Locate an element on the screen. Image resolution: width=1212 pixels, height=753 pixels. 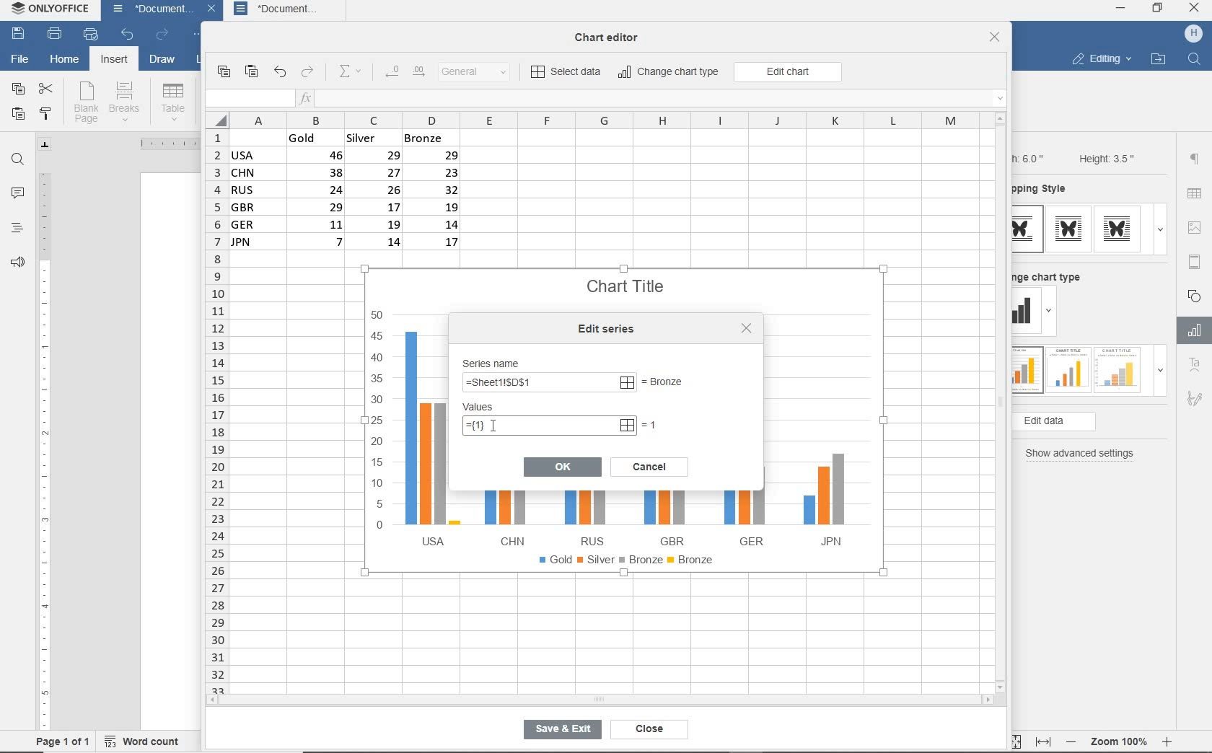
horizontal scroll bar is located at coordinates (599, 700).